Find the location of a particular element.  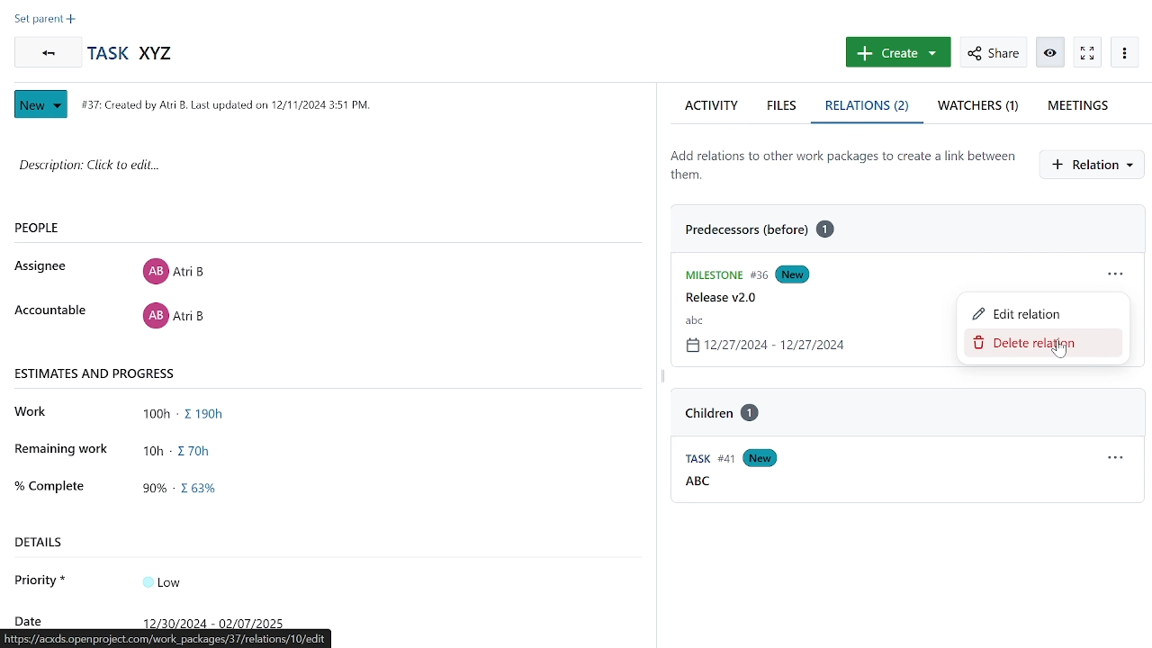

total work is located at coordinates (189, 415).